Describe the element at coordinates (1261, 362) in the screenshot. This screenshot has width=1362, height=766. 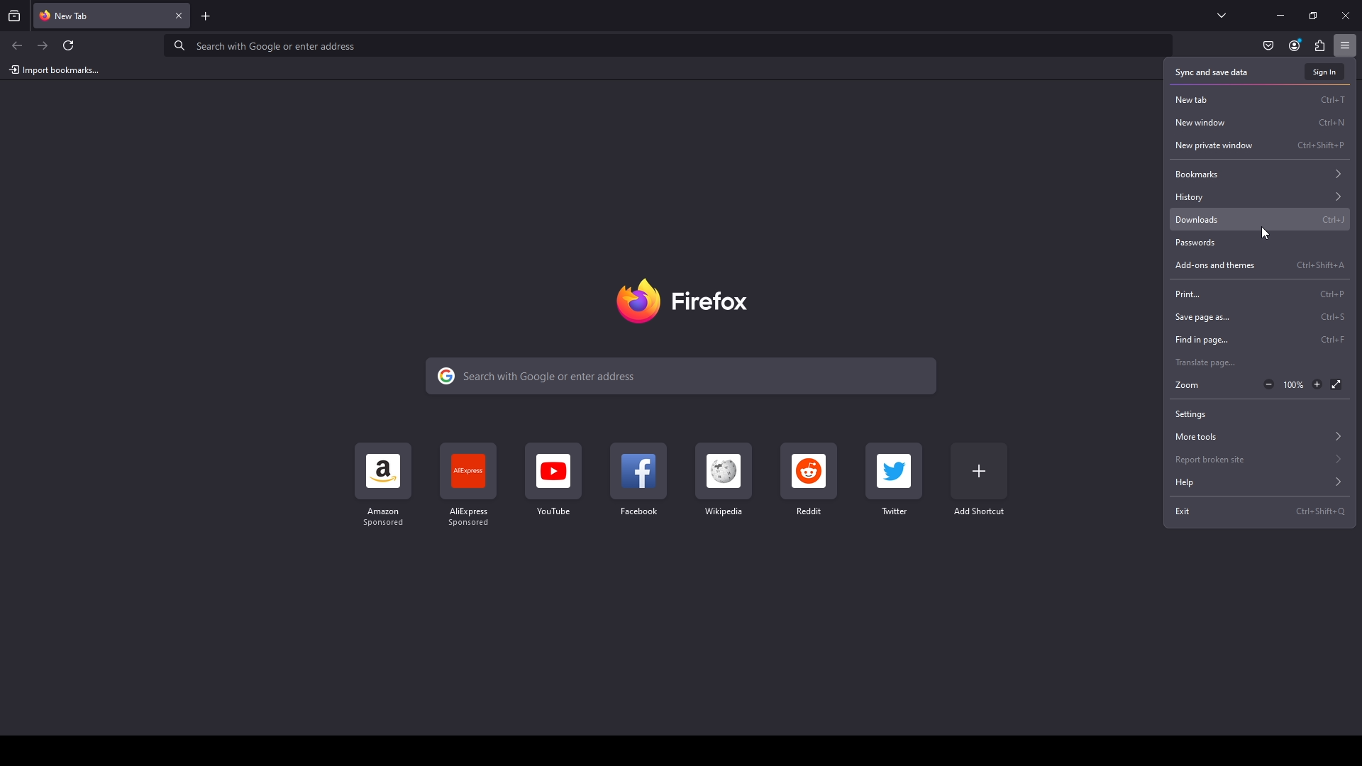
I see `Translate page` at that location.